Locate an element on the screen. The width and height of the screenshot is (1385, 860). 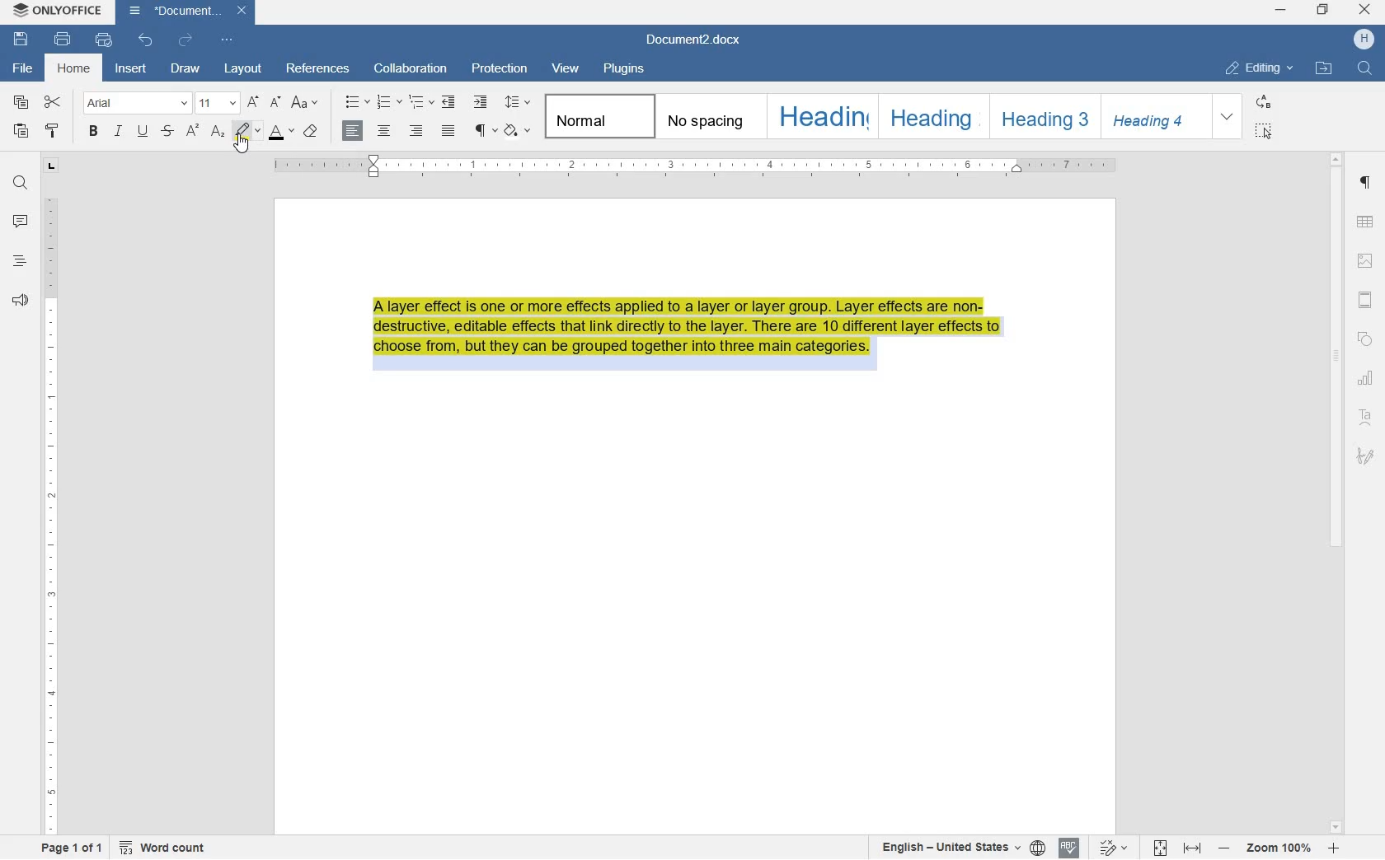
VIEW is located at coordinates (565, 68).